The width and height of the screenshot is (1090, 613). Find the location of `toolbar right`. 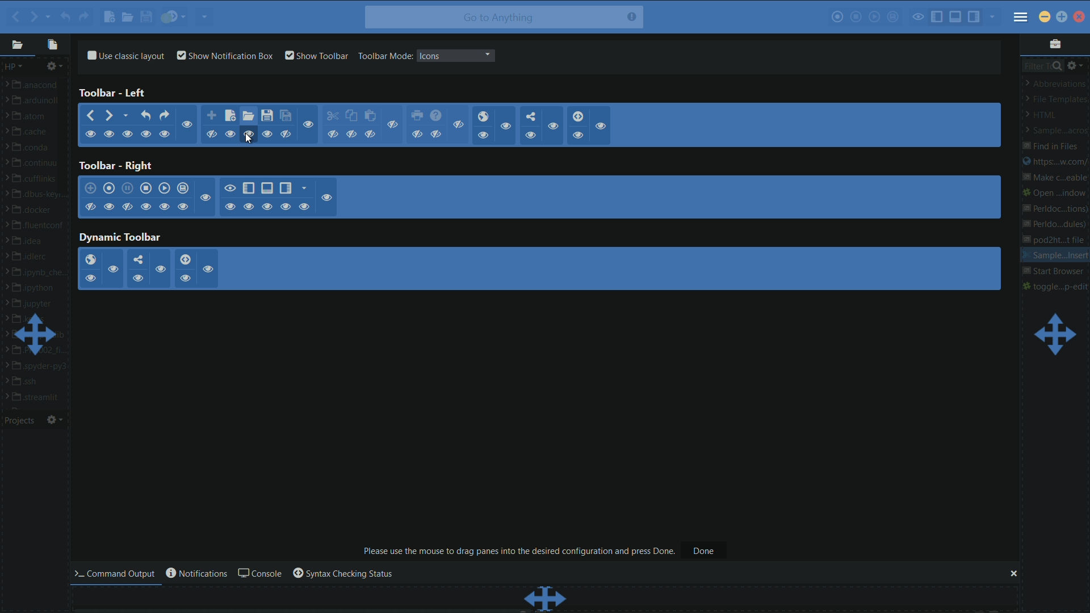

toolbar right is located at coordinates (115, 166).